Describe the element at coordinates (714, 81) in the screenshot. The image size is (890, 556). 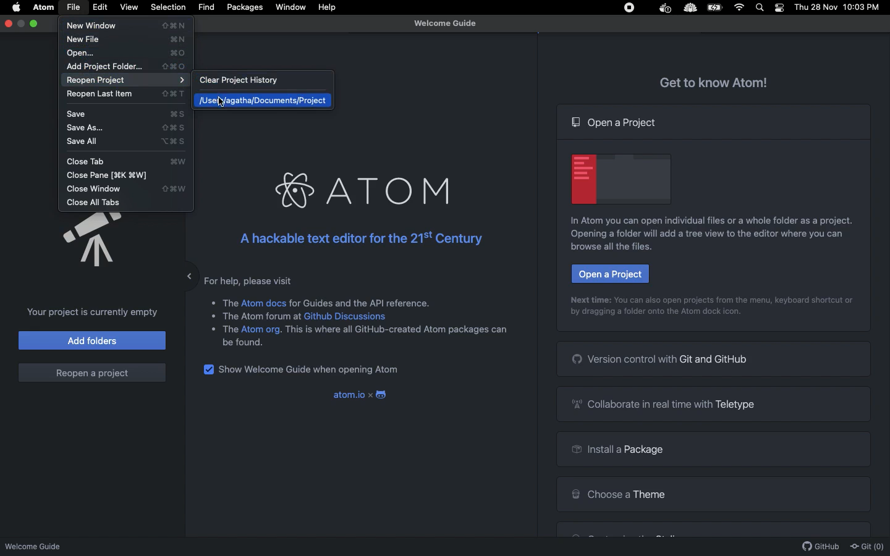
I see `Get to know Atom` at that location.